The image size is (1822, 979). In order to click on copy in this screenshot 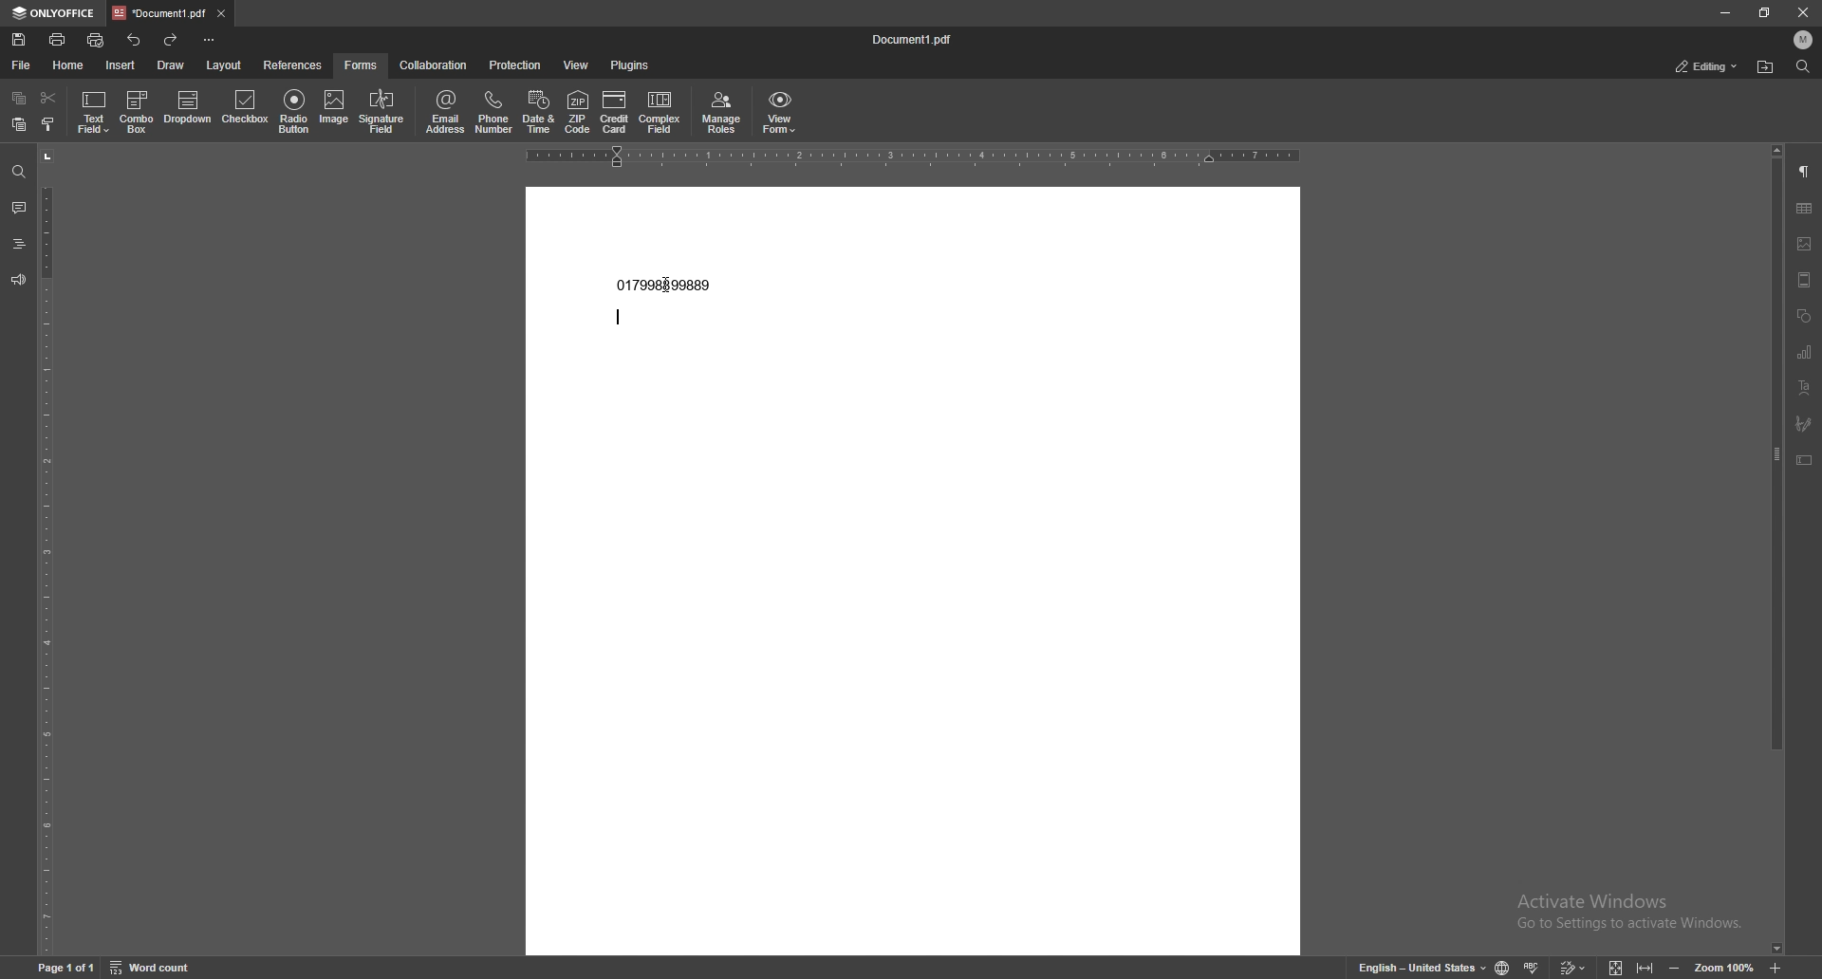, I will do `click(18, 98)`.